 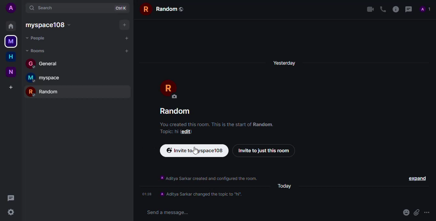 I want to click on edit, so click(x=188, y=132).